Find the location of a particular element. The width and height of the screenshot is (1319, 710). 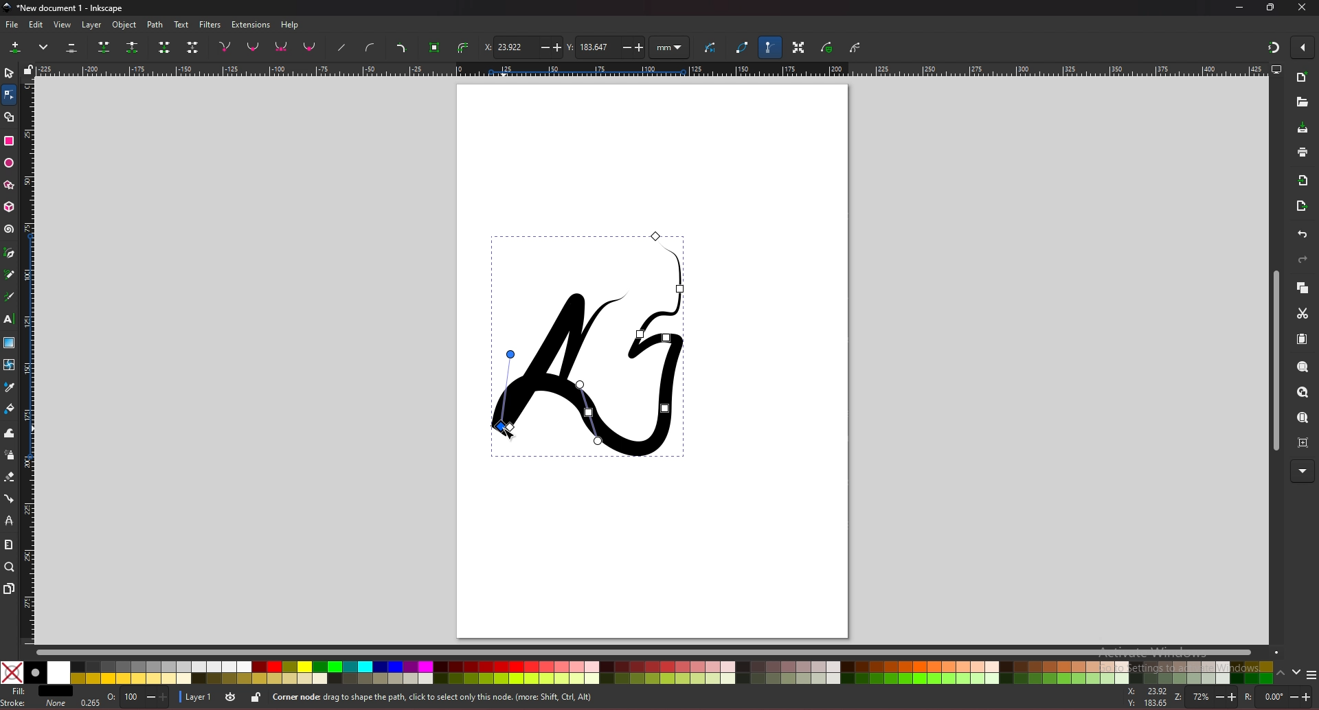

stroke is located at coordinates (34, 705).